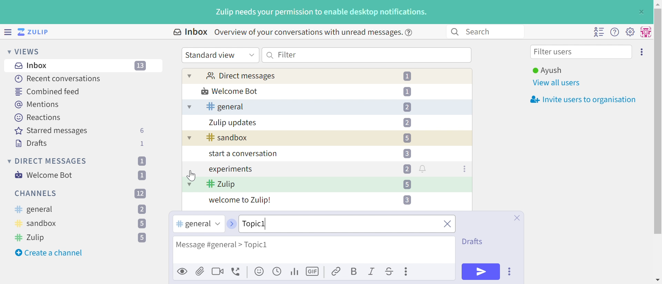 This screenshot has width=662, height=284. I want to click on Close, so click(641, 12).